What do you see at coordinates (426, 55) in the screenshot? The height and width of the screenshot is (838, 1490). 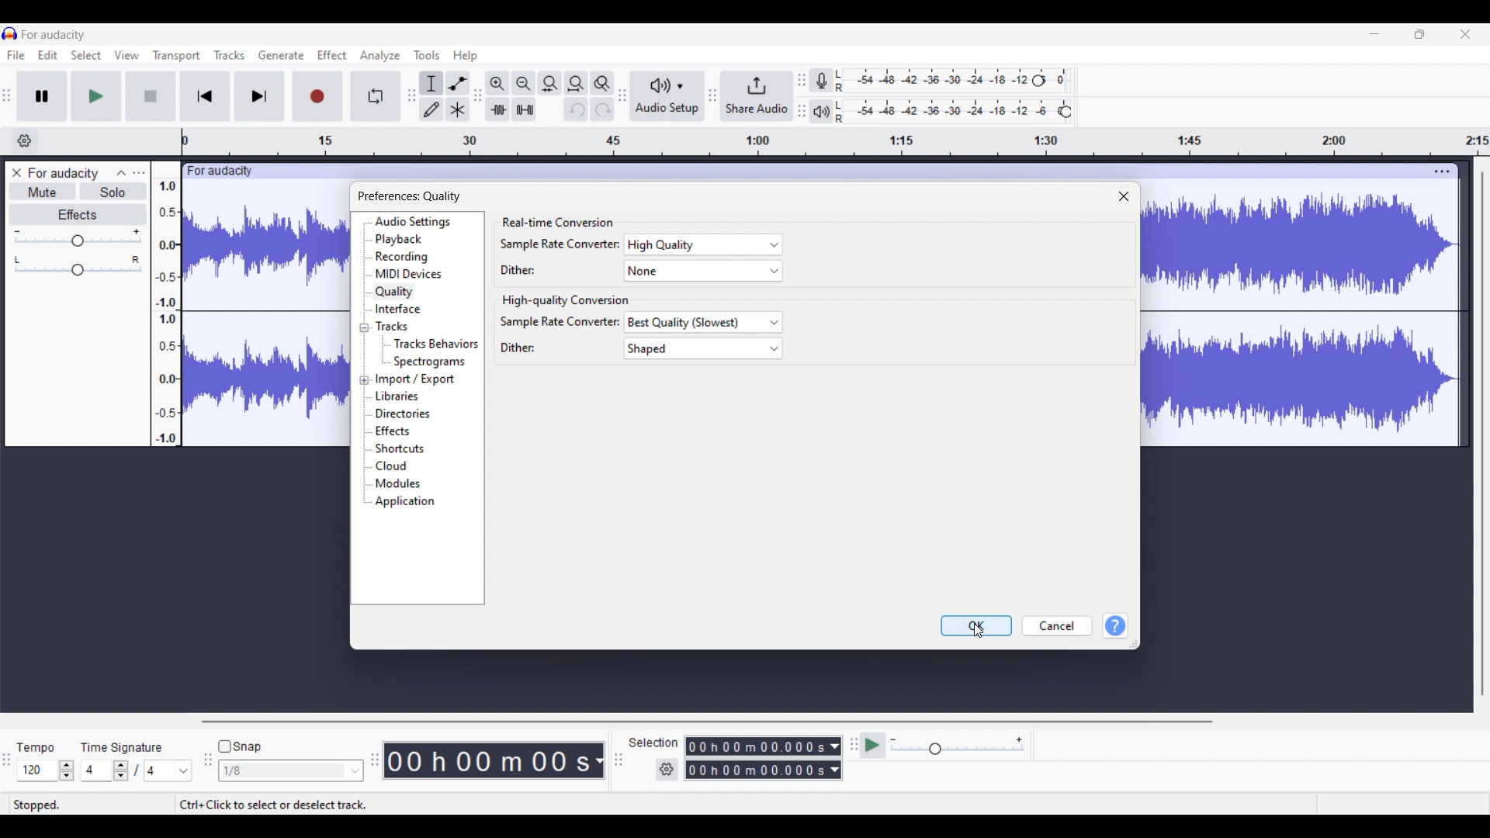 I see `Tools menu` at bounding box center [426, 55].